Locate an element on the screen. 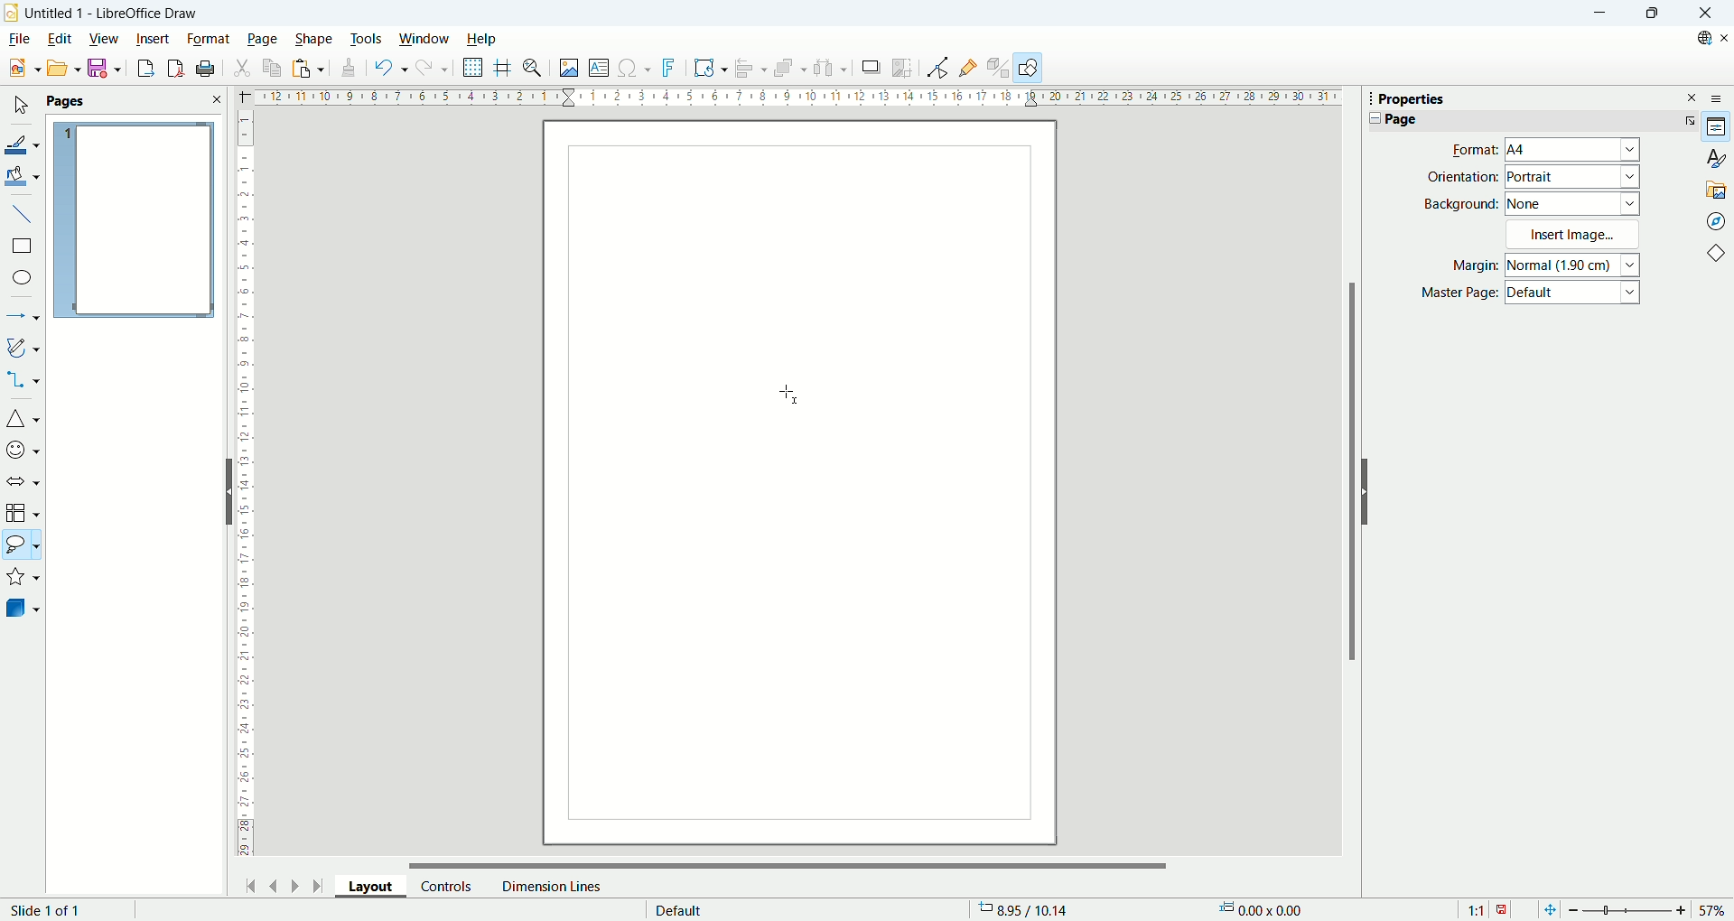  insert image is located at coordinates (568, 70).